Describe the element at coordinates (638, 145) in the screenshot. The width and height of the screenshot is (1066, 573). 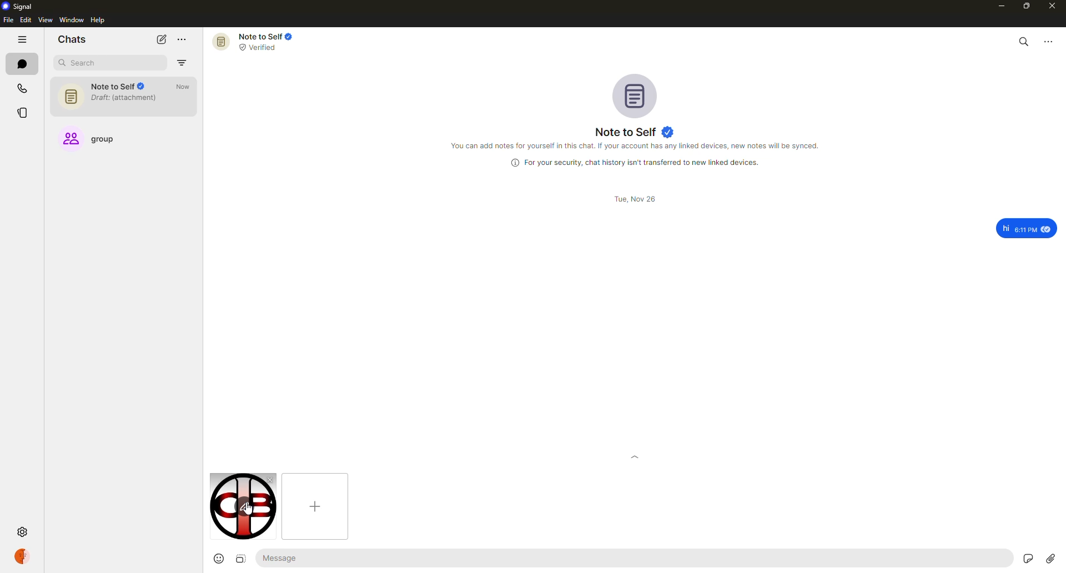
I see `info` at that location.